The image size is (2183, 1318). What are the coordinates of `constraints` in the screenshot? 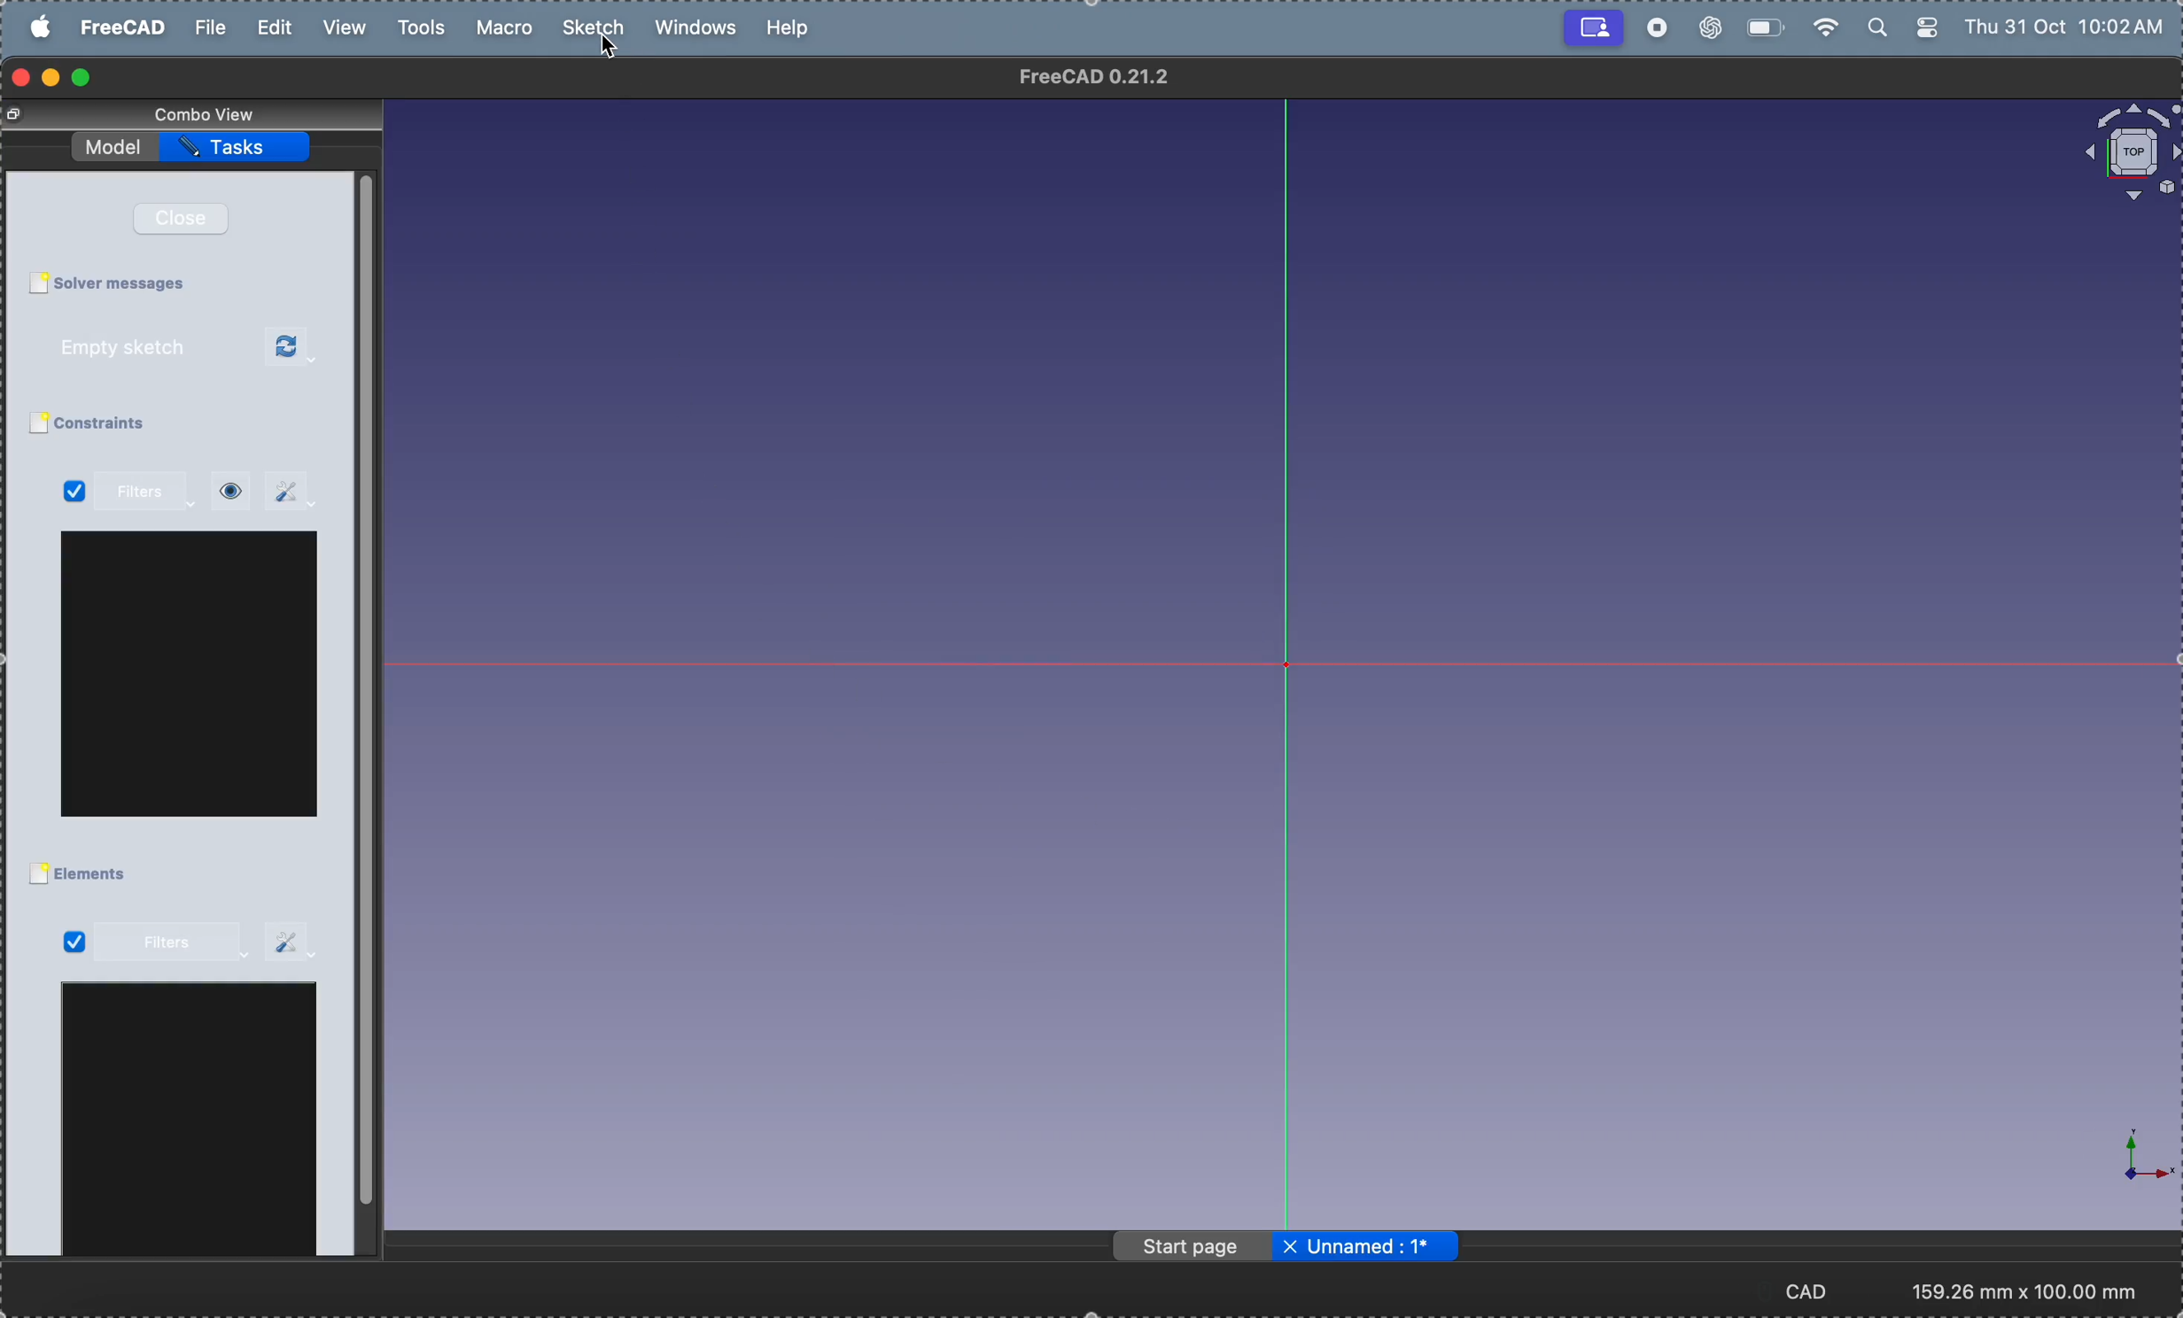 It's located at (123, 424).